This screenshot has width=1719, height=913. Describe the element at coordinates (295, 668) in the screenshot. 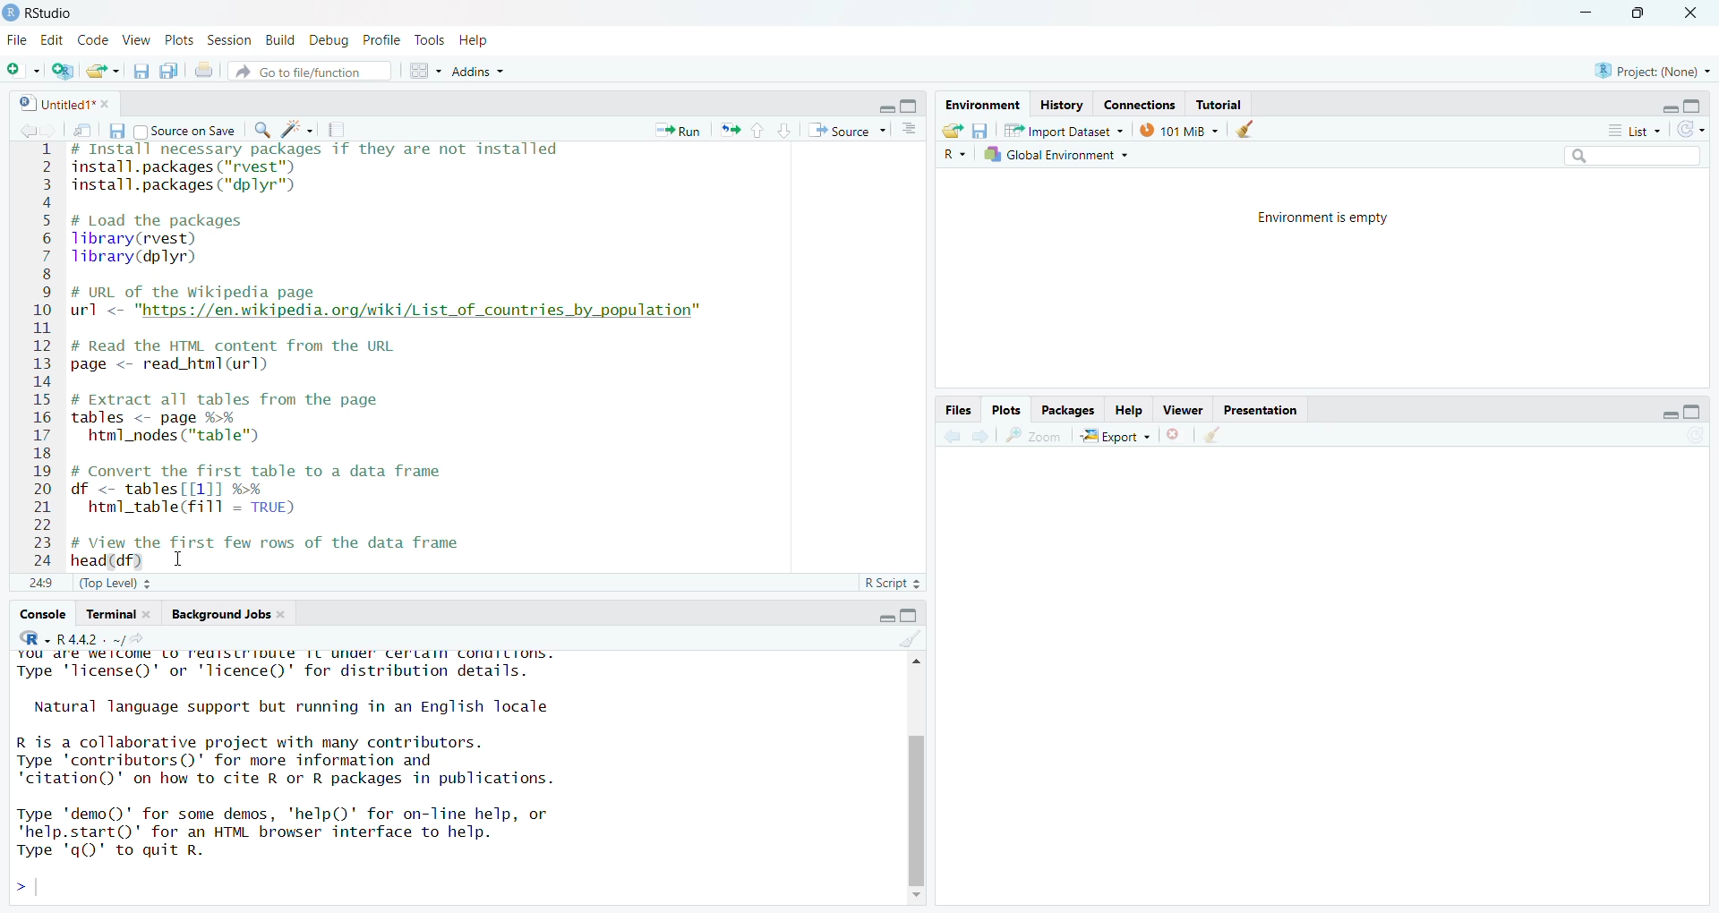

I see `You are welcome to redistribute it under certain conditions Type 'license()' or 'Ticence()' for distribution details.` at that location.